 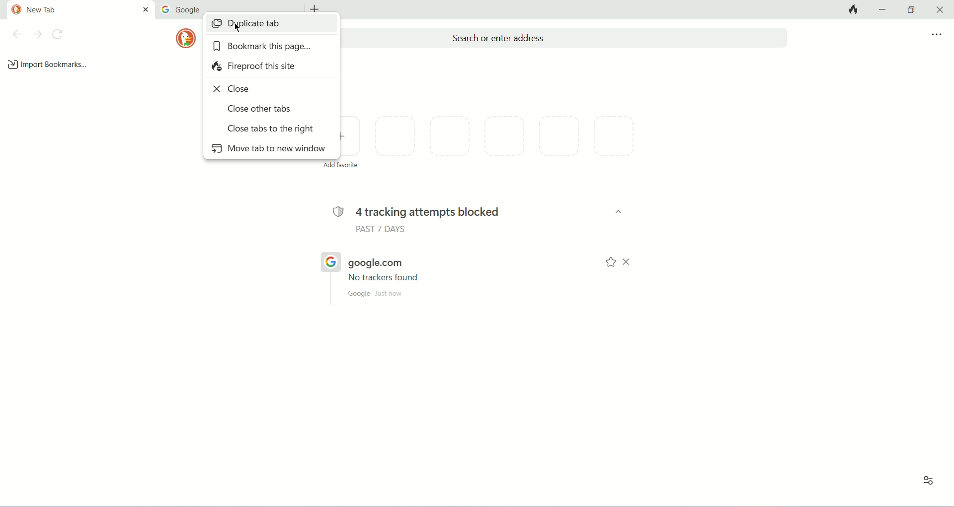 What do you see at coordinates (390, 294) in the screenshot?
I see `just now` at bounding box center [390, 294].